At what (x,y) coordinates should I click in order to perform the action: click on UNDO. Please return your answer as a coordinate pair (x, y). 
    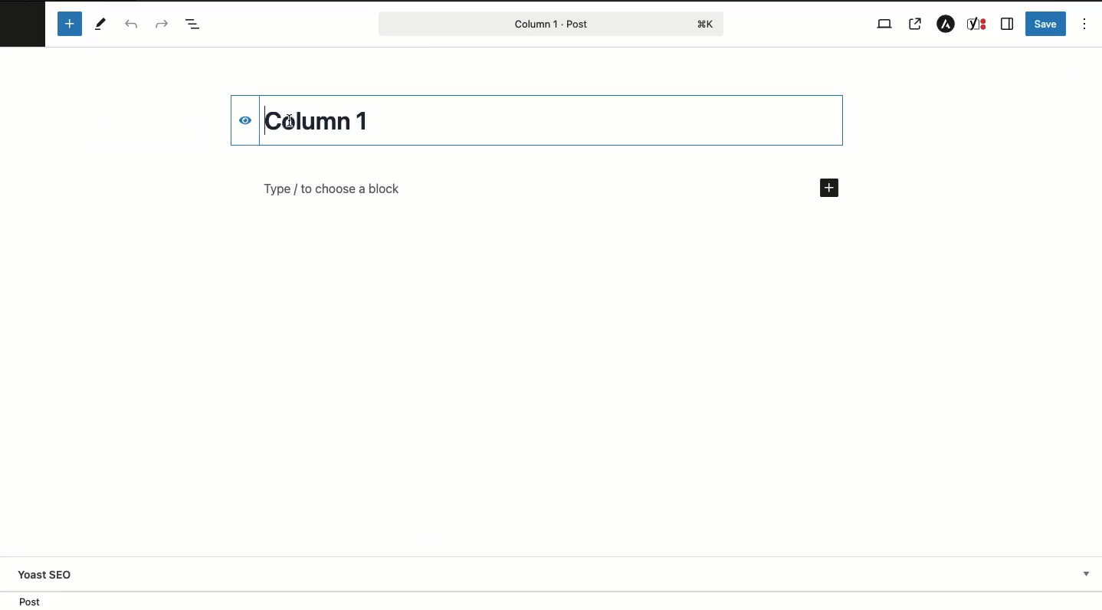
    Looking at the image, I should click on (131, 25).